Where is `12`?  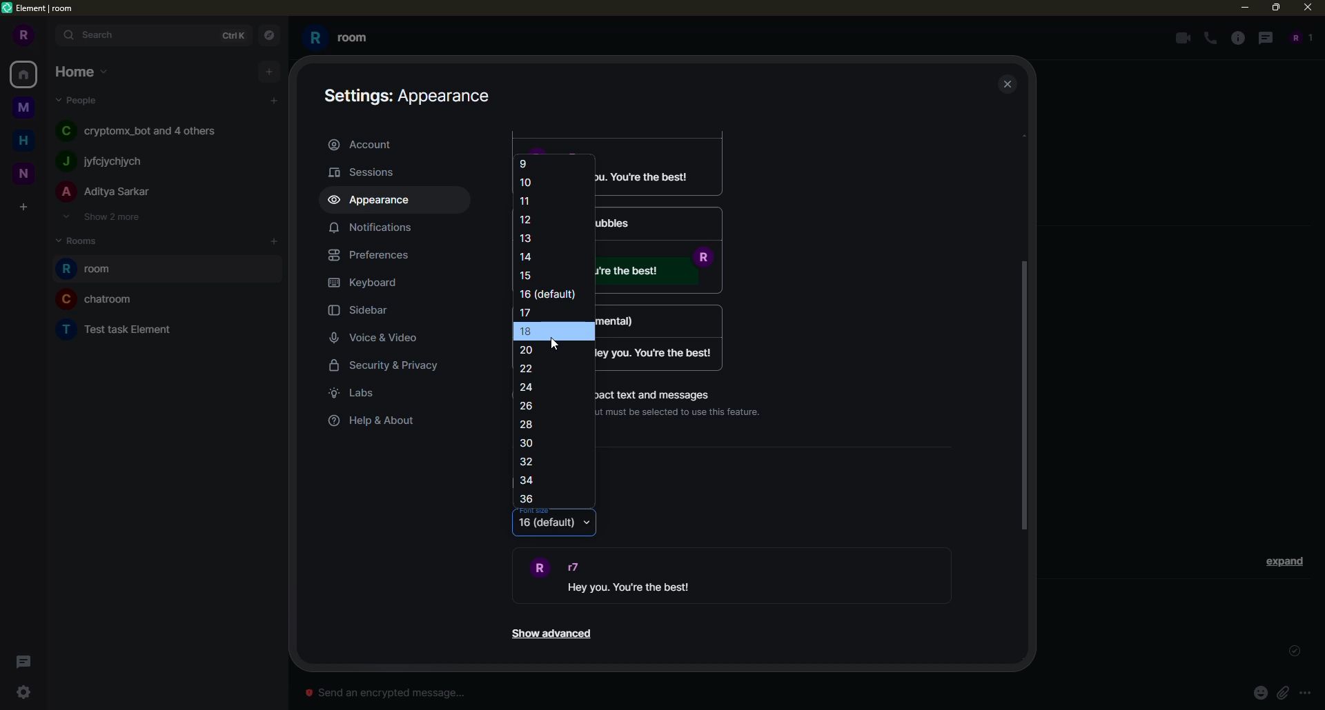
12 is located at coordinates (526, 218).